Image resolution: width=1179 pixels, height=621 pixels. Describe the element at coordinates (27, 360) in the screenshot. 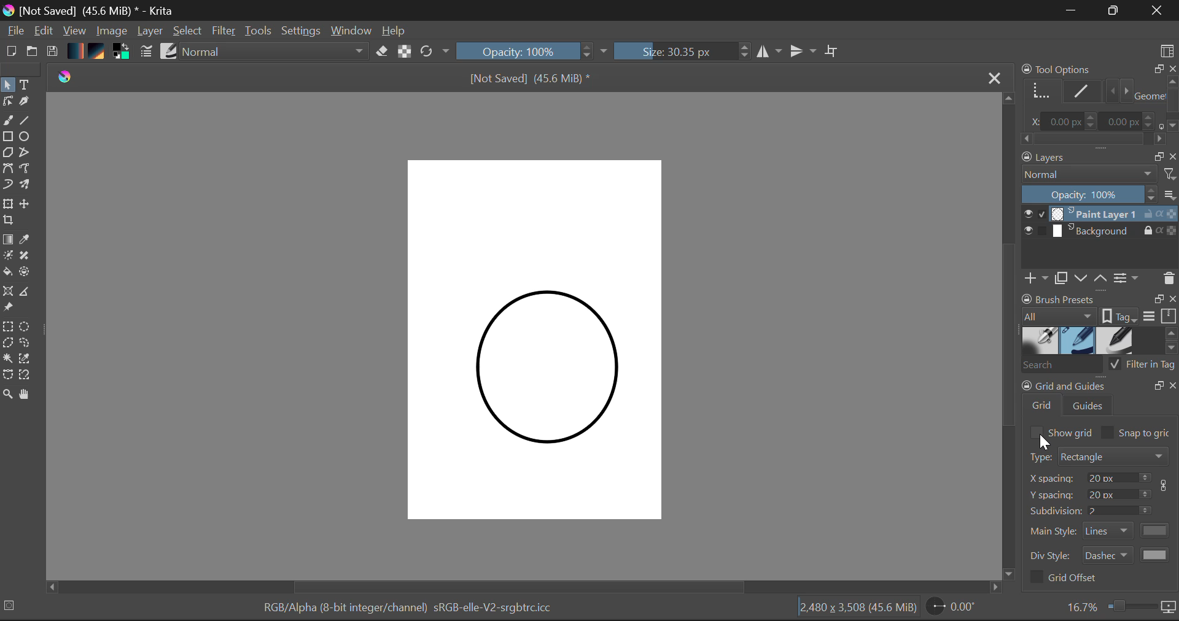

I see `Similar Color Selector` at that location.